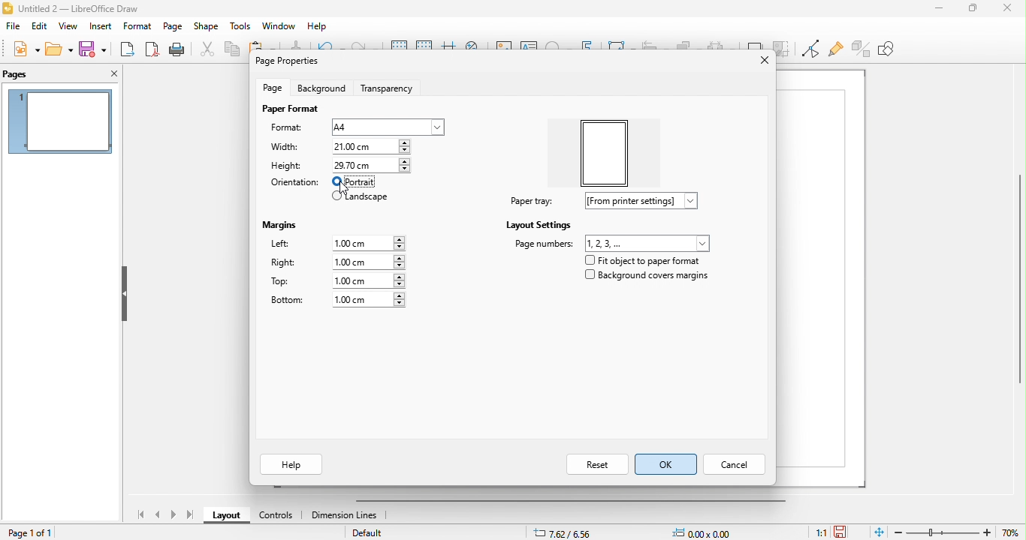 The image size is (1026, 540). What do you see at coordinates (333, 301) in the screenshot?
I see `bottom` at bounding box center [333, 301].